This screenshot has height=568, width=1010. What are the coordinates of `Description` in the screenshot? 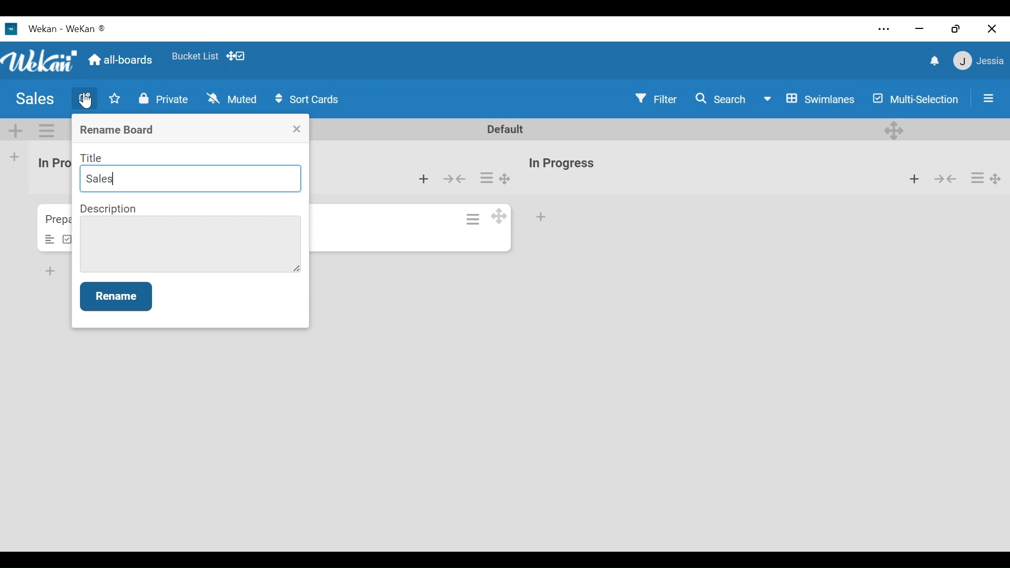 It's located at (109, 209).